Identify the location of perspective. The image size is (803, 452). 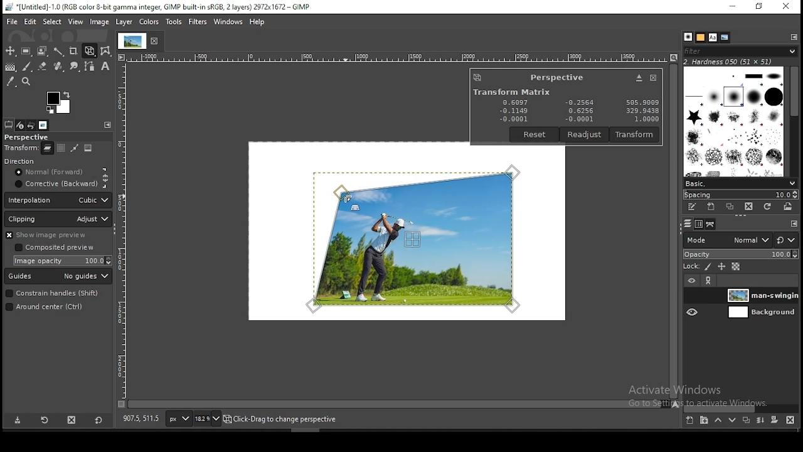
(37, 137).